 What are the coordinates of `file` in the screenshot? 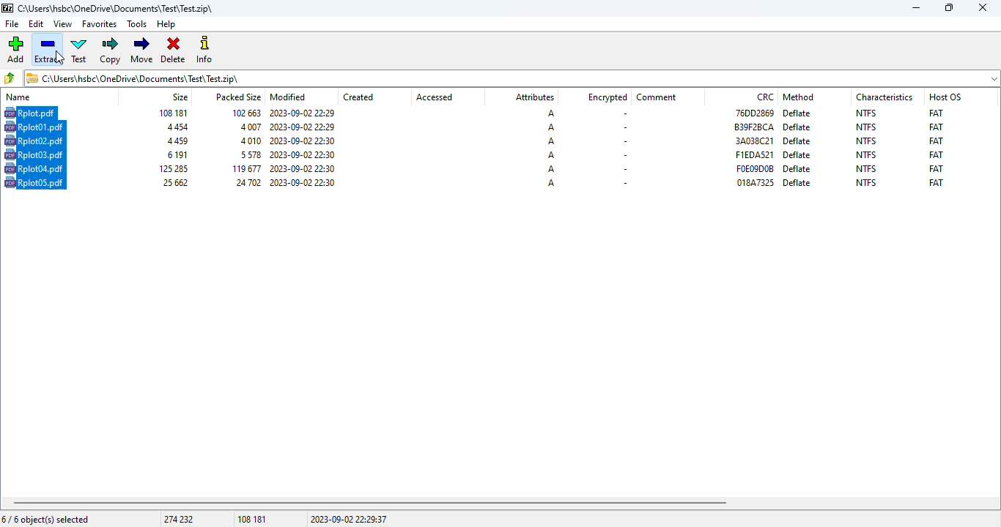 It's located at (34, 182).